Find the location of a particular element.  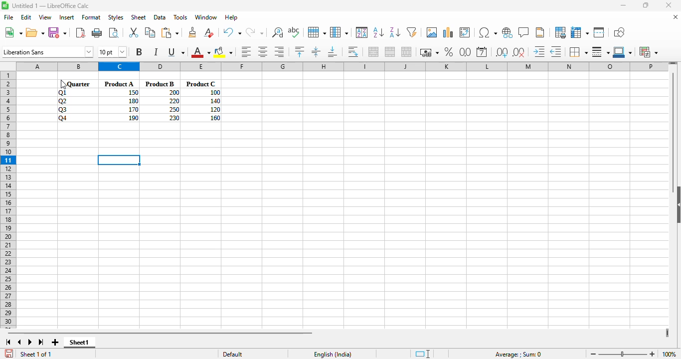

align bottom is located at coordinates (333, 52).